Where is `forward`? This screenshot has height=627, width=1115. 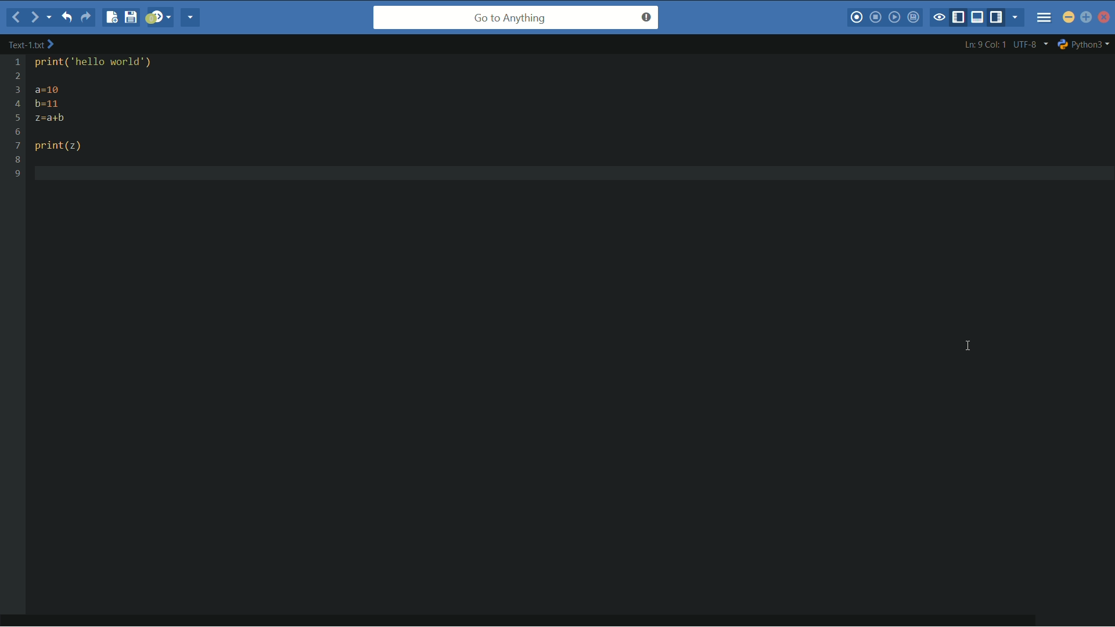 forward is located at coordinates (33, 17).